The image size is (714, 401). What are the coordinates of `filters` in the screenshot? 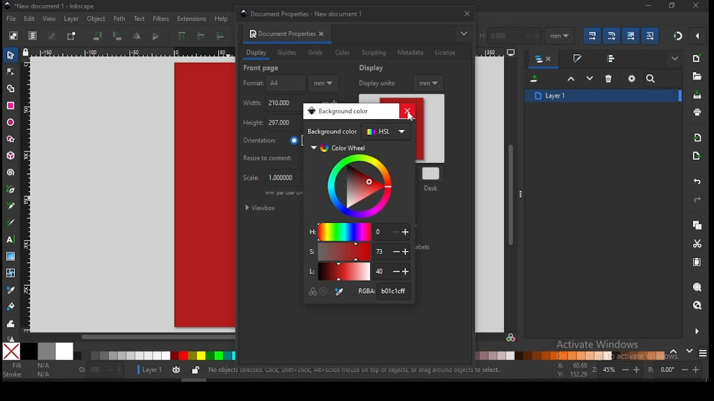 It's located at (160, 18).